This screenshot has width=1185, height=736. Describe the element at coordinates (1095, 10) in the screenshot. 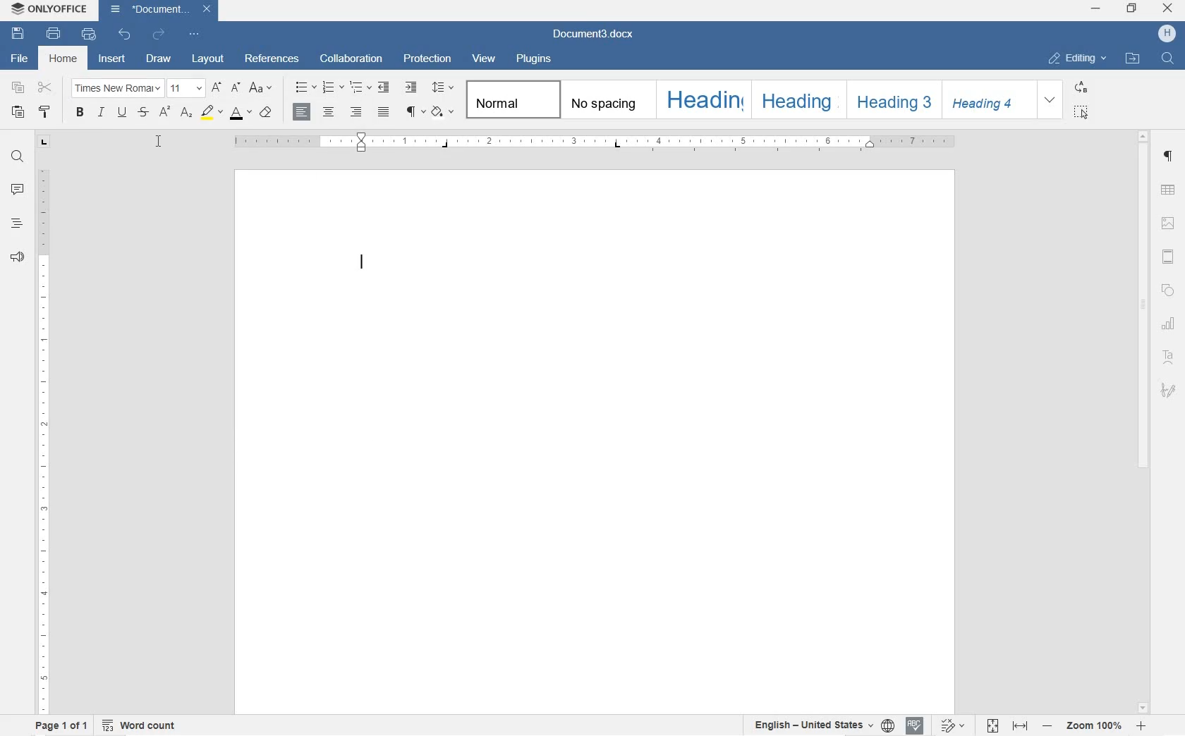

I see `minimize` at that location.